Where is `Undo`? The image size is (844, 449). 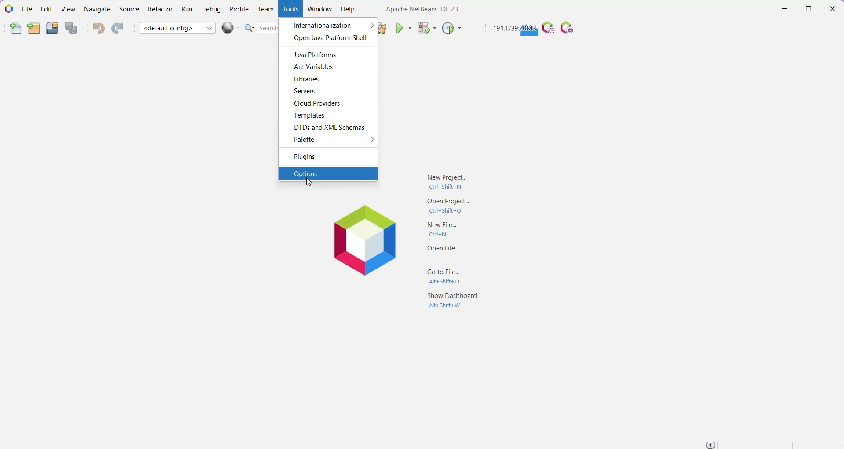 Undo is located at coordinates (97, 29).